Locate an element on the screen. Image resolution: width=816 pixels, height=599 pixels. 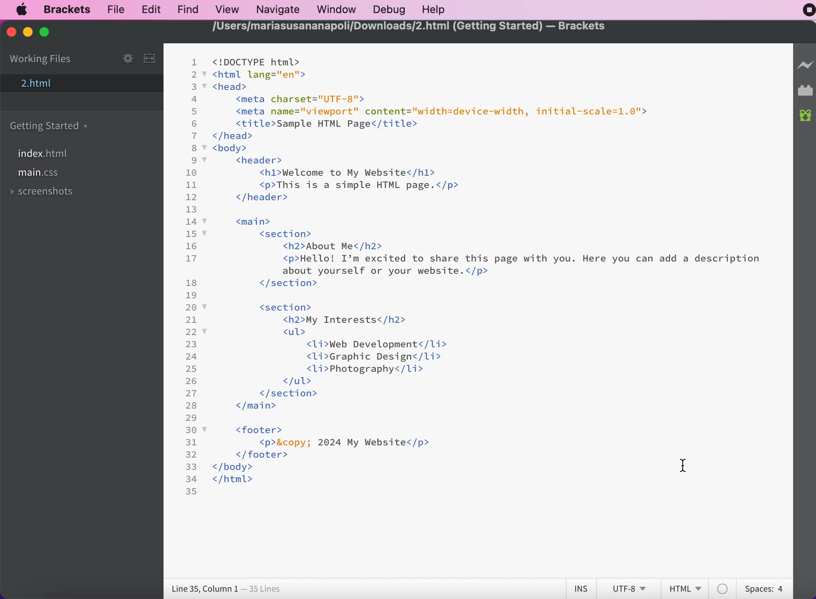
29 is located at coordinates (191, 418).